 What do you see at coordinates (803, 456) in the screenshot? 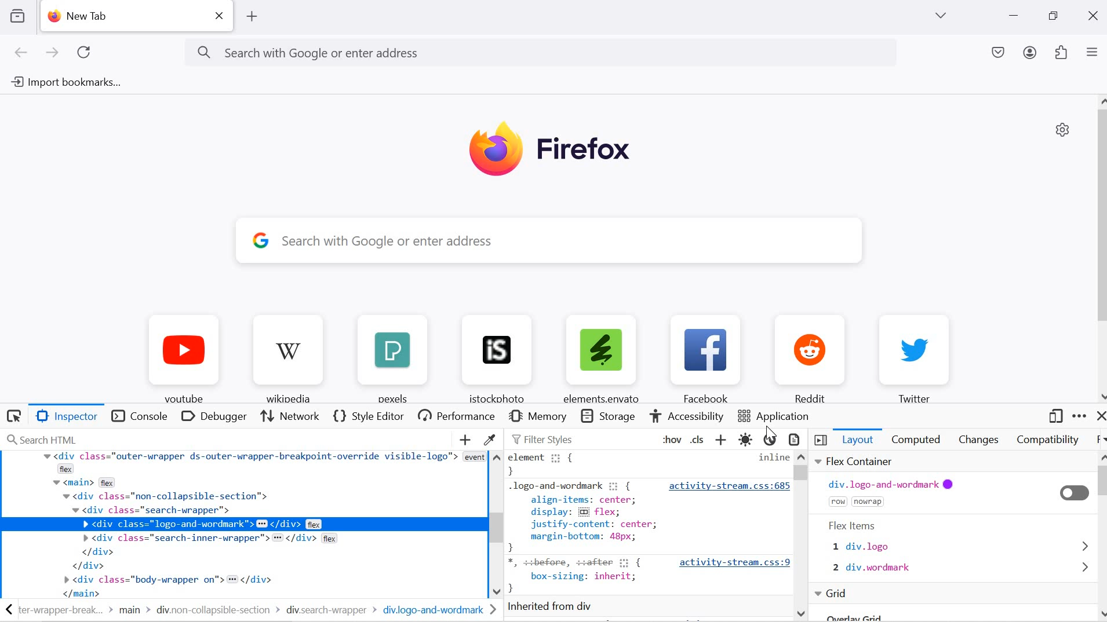
I see `move up` at bounding box center [803, 456].